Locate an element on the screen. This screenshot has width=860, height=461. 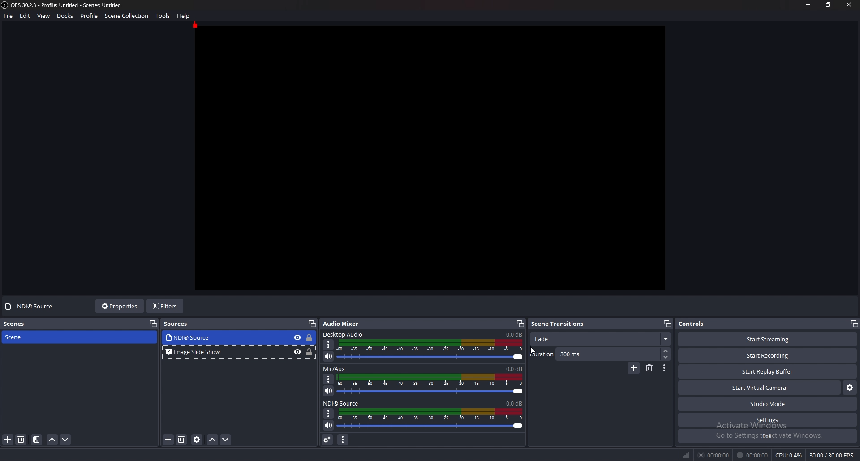
studio mode is located at coordinates (767, 404).